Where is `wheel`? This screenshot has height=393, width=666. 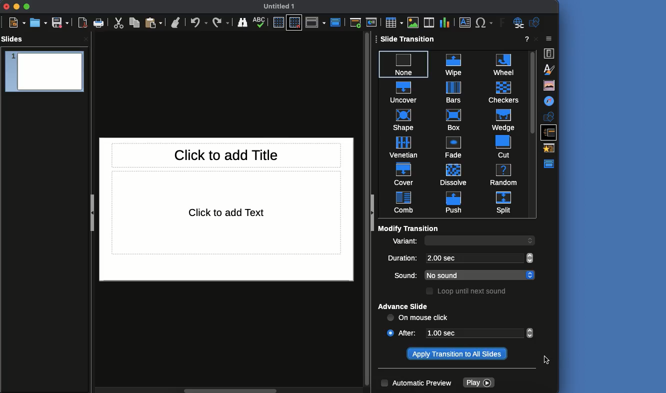 wheel is located at coordinates (500, 63).